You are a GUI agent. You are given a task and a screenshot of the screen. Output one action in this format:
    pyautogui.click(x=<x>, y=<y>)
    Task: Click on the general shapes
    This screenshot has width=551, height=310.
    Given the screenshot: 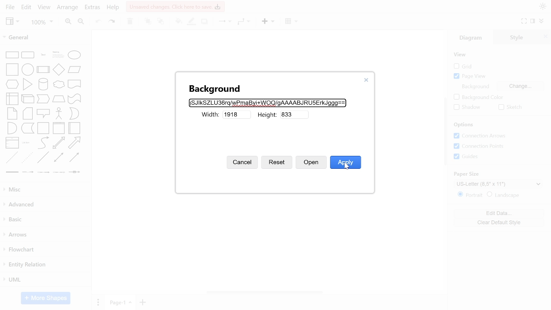 What is the action you would take?
    pyautogui.click(x=27, y=97)
    